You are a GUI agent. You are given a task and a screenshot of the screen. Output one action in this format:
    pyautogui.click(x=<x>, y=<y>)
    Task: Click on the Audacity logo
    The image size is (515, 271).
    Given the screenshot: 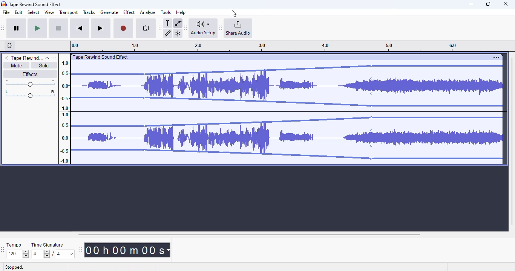 What is the action you would take?
    pyautogui.click(x=4, y=4)
    